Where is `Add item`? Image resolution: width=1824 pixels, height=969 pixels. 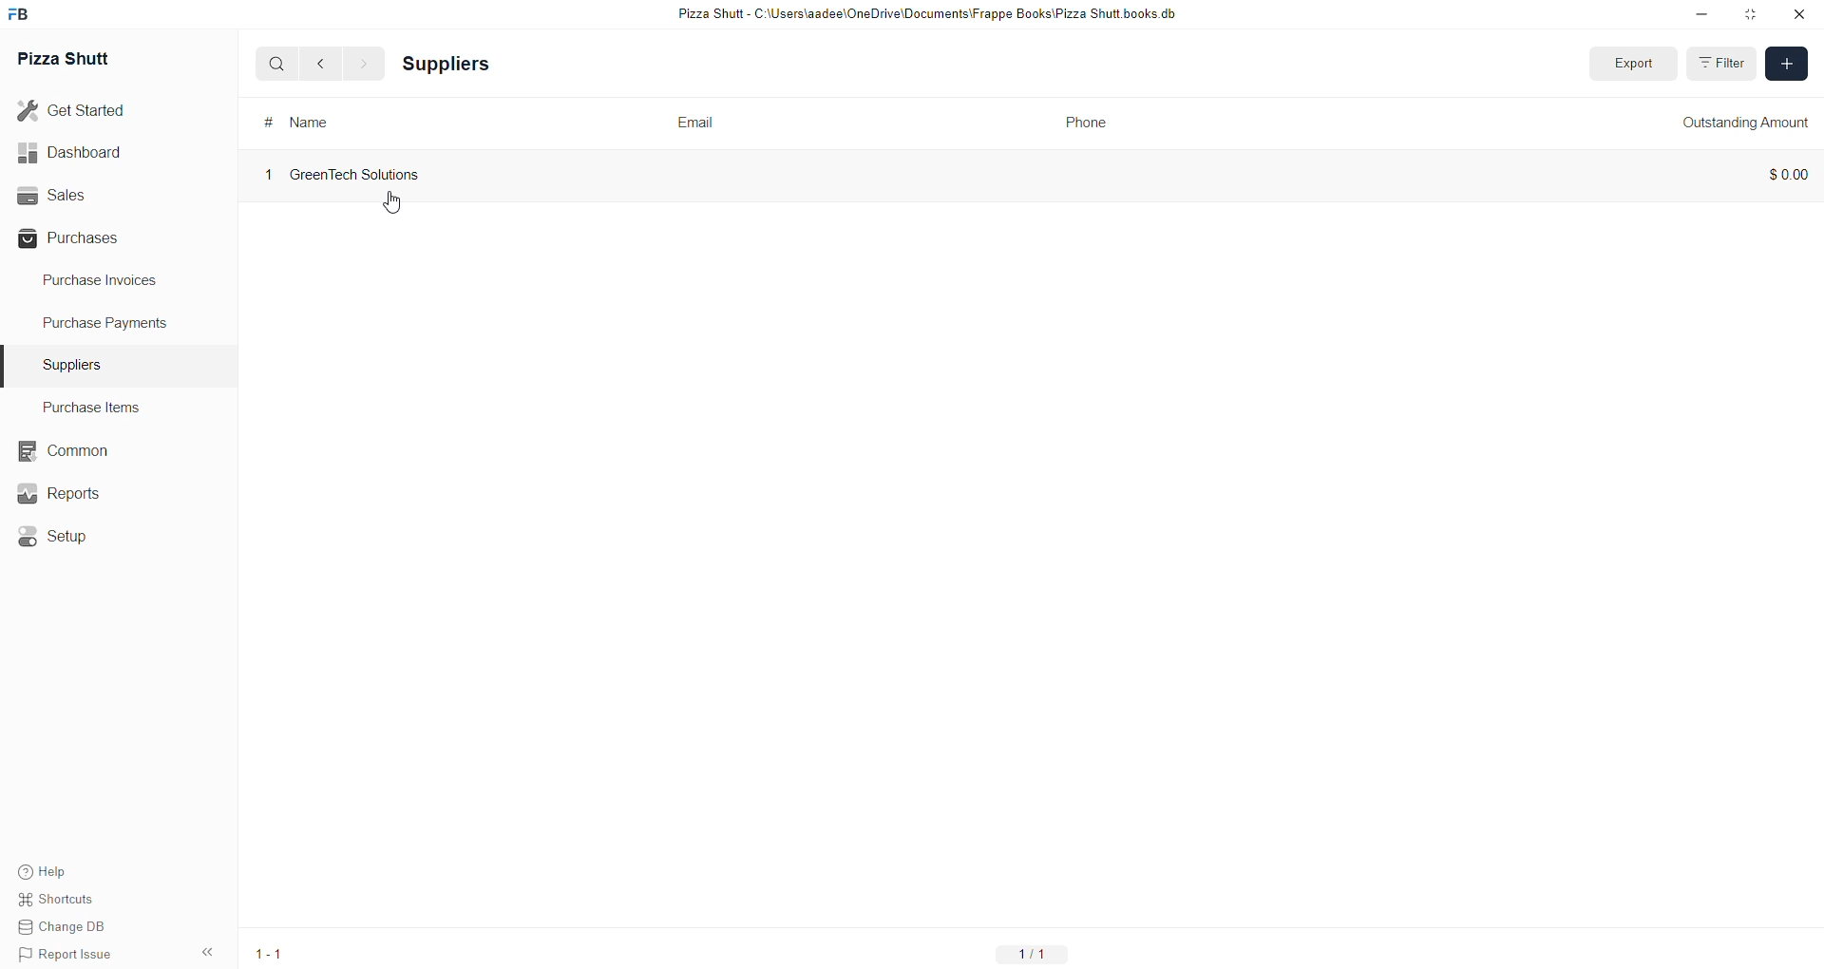 Add item is located at coordinates (1788, 63).